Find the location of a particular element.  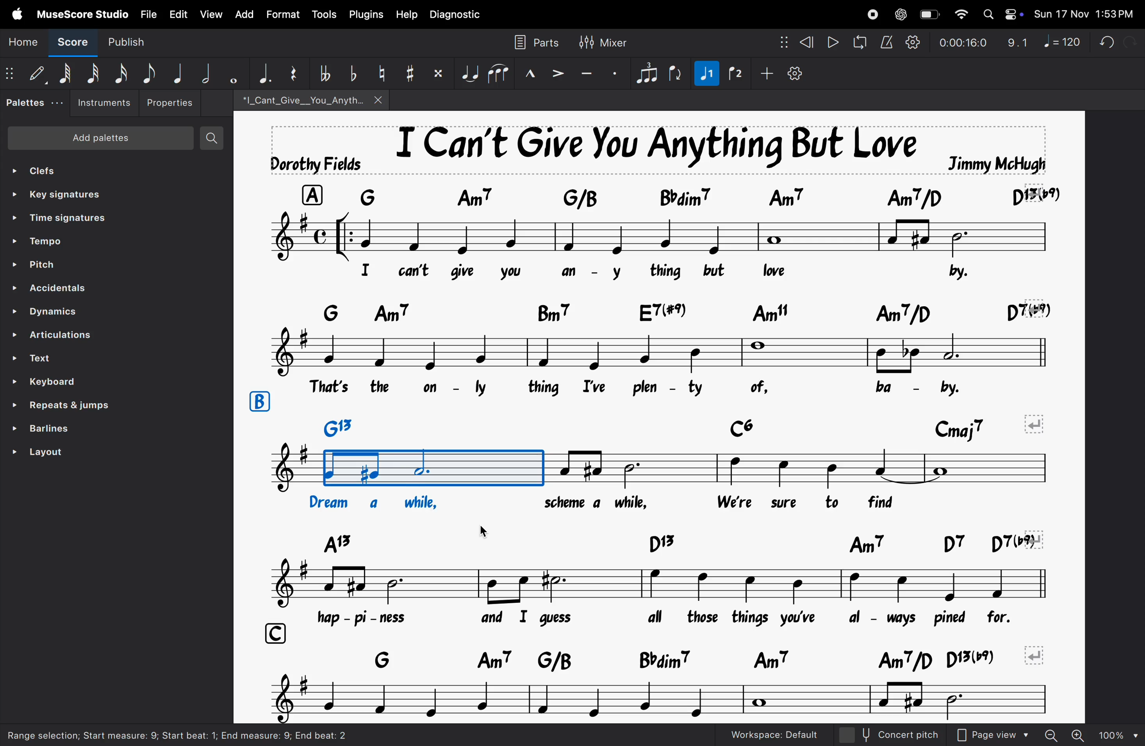

lyrics is located at coordinates (639, 504).